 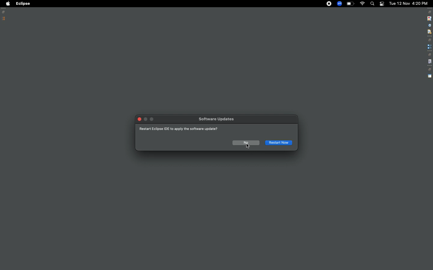 What do you see at coordinates (429, 55) in the screenshot?
I see `restore` at bounding box center [429, 55].